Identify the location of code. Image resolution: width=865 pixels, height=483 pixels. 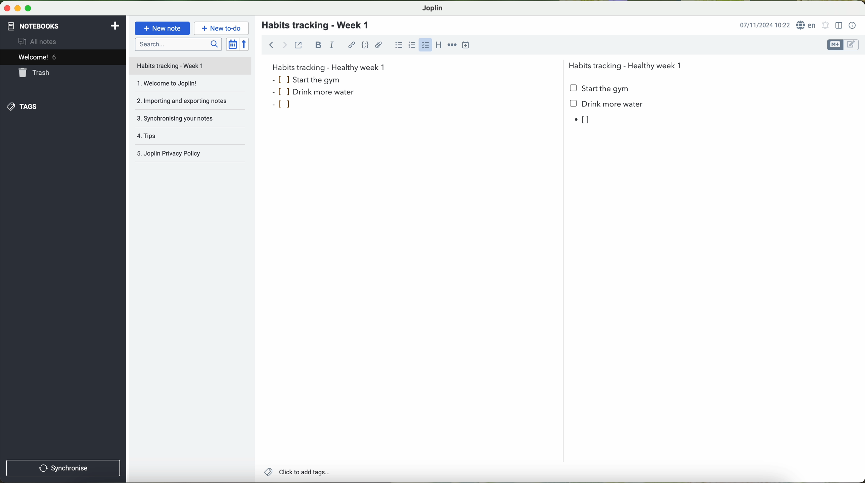
(366, 45).